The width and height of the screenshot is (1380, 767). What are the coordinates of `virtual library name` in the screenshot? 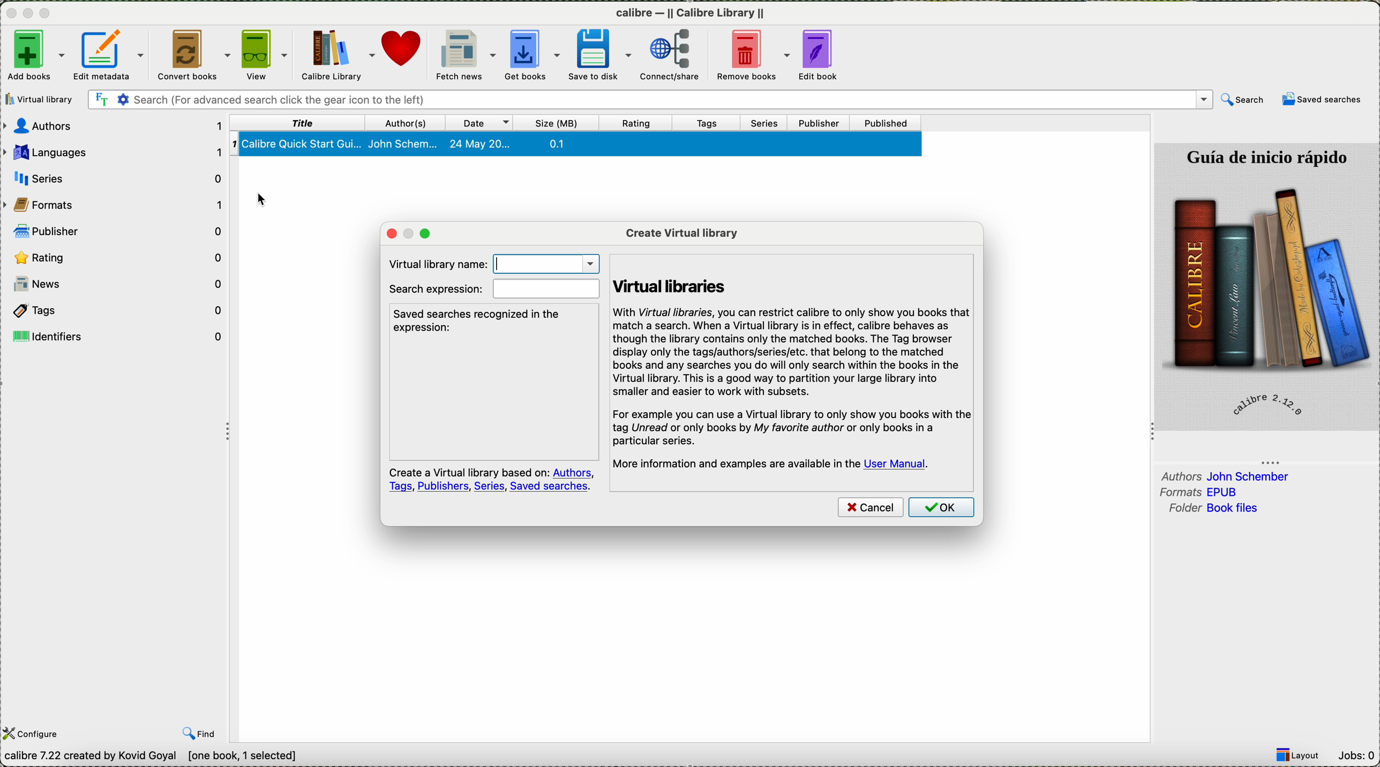 It's located at (492, 263).